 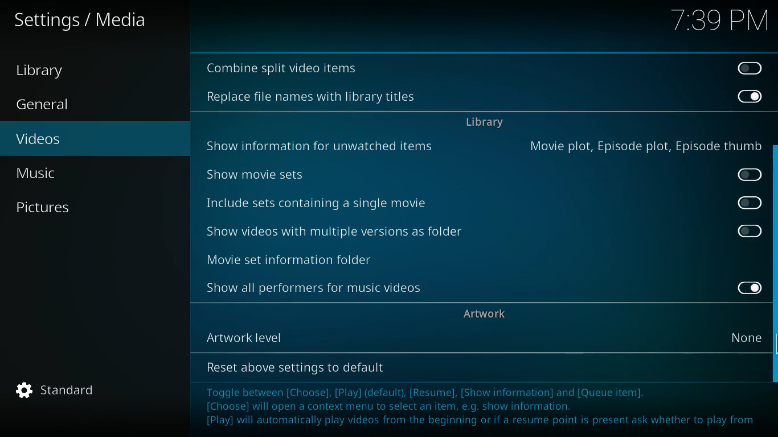 I want to click on movie set information, so click(x=323, y=258).